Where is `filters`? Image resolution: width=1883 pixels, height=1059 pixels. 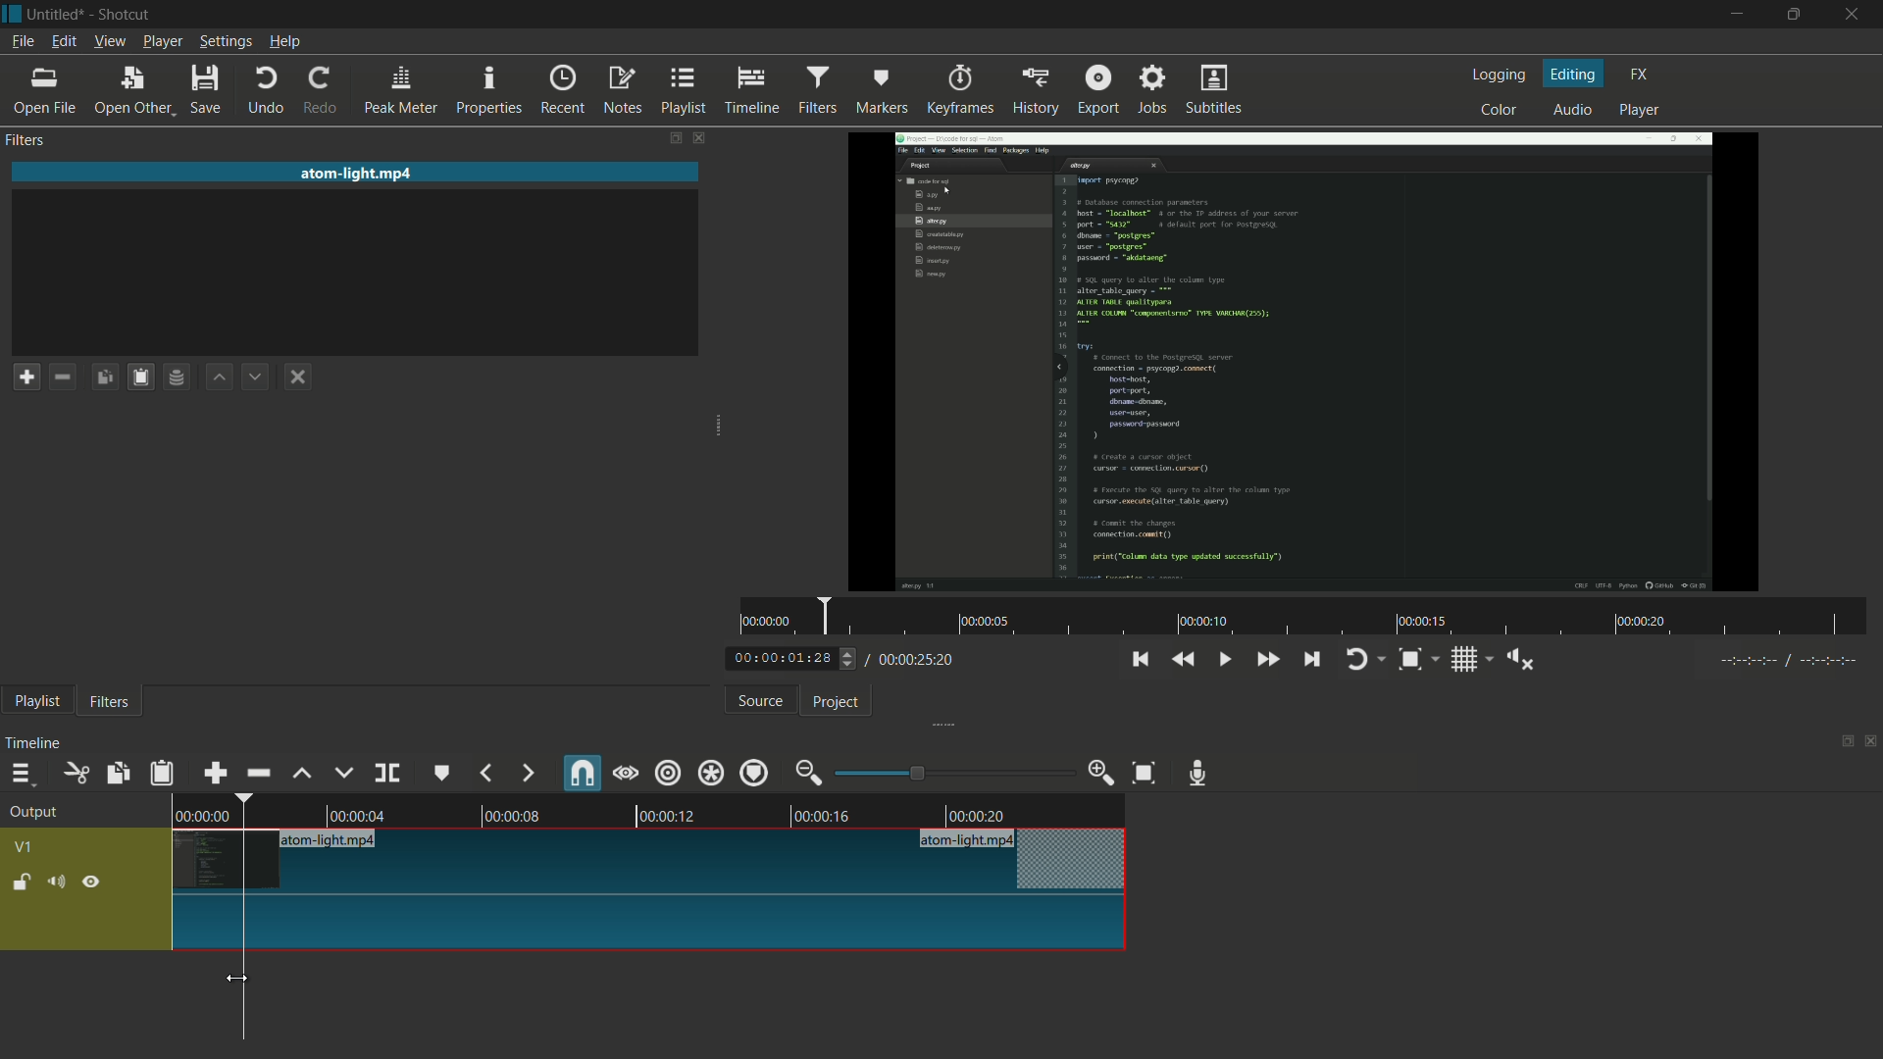 filters is located at coordinates (28, 141).